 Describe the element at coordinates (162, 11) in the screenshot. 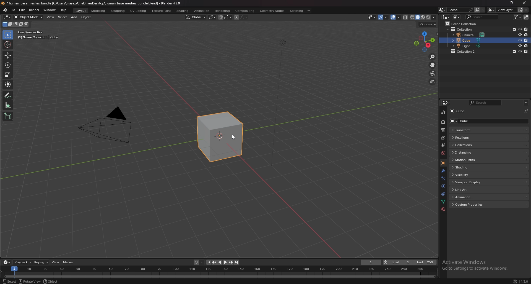

I see `texture paint` at that location.